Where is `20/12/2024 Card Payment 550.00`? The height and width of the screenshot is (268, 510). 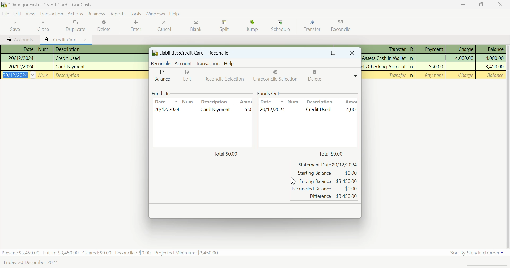 20/12/2024 Card Payment 550.00 is located at coordinates (202, 110).